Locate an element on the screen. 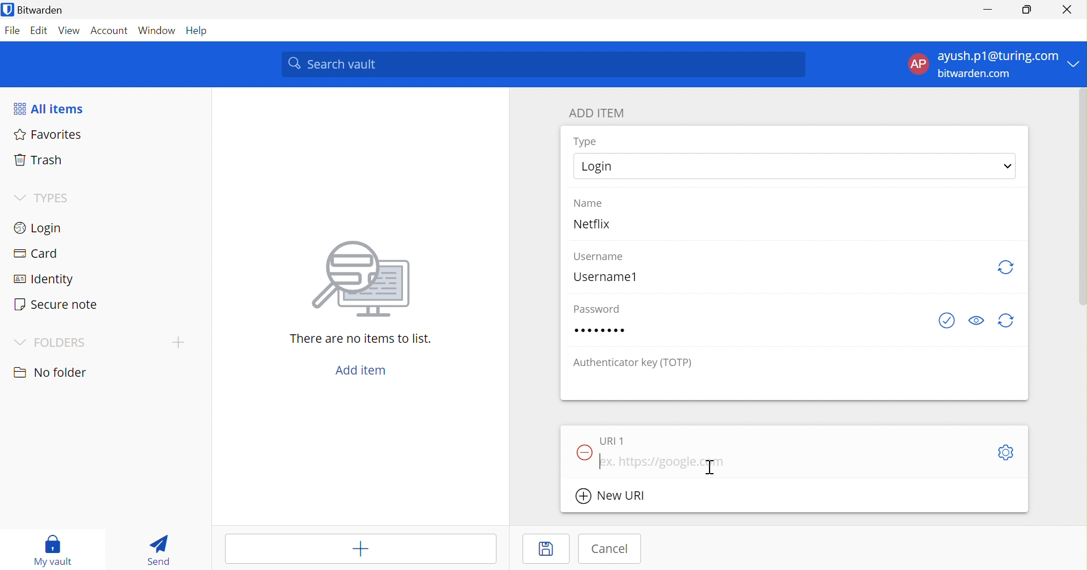  URl 1 is located at coordinates (612, 441).